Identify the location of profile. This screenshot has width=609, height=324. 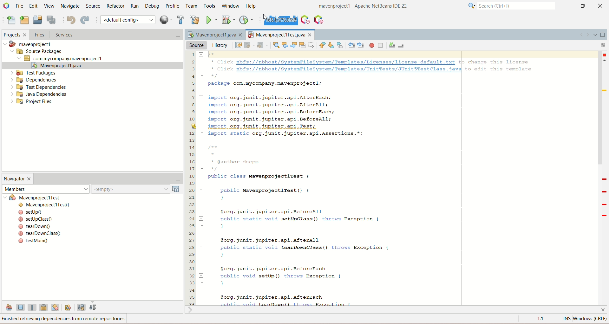
(174, 6).